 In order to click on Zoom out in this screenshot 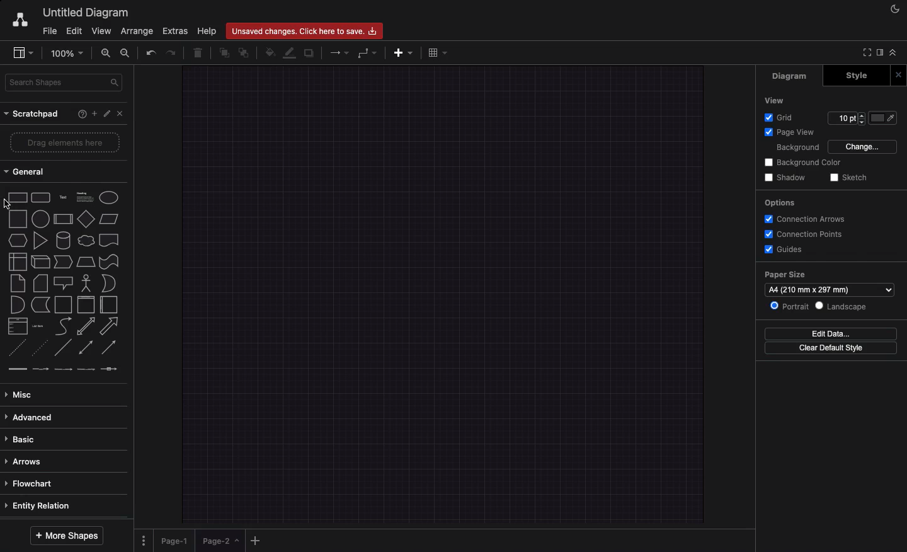, I will do `click(126, 54)`.